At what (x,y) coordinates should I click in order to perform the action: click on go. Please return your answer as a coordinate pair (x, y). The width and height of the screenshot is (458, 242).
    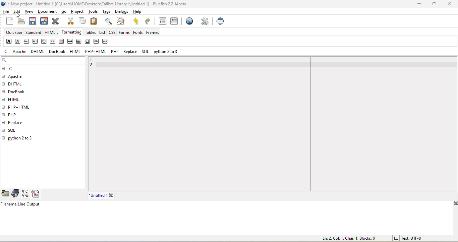
    Looking at the image, I should click on (66, 12).